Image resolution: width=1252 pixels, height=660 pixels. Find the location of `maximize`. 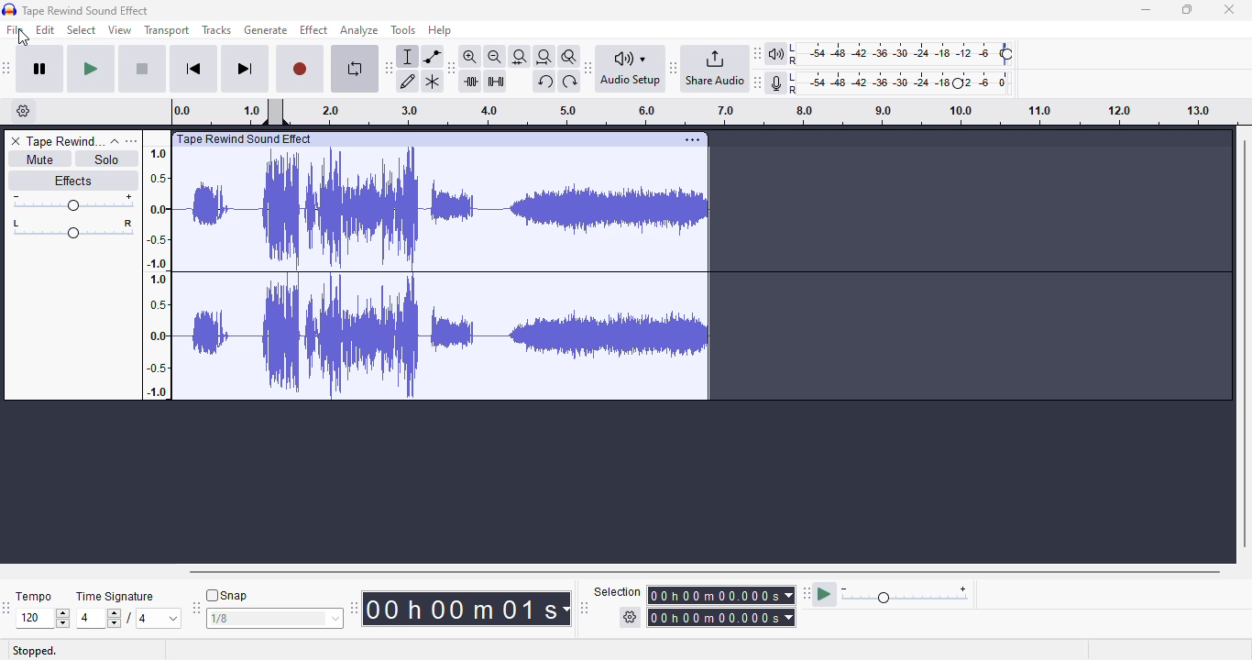

maximize is located at coordinates (1189, 10).